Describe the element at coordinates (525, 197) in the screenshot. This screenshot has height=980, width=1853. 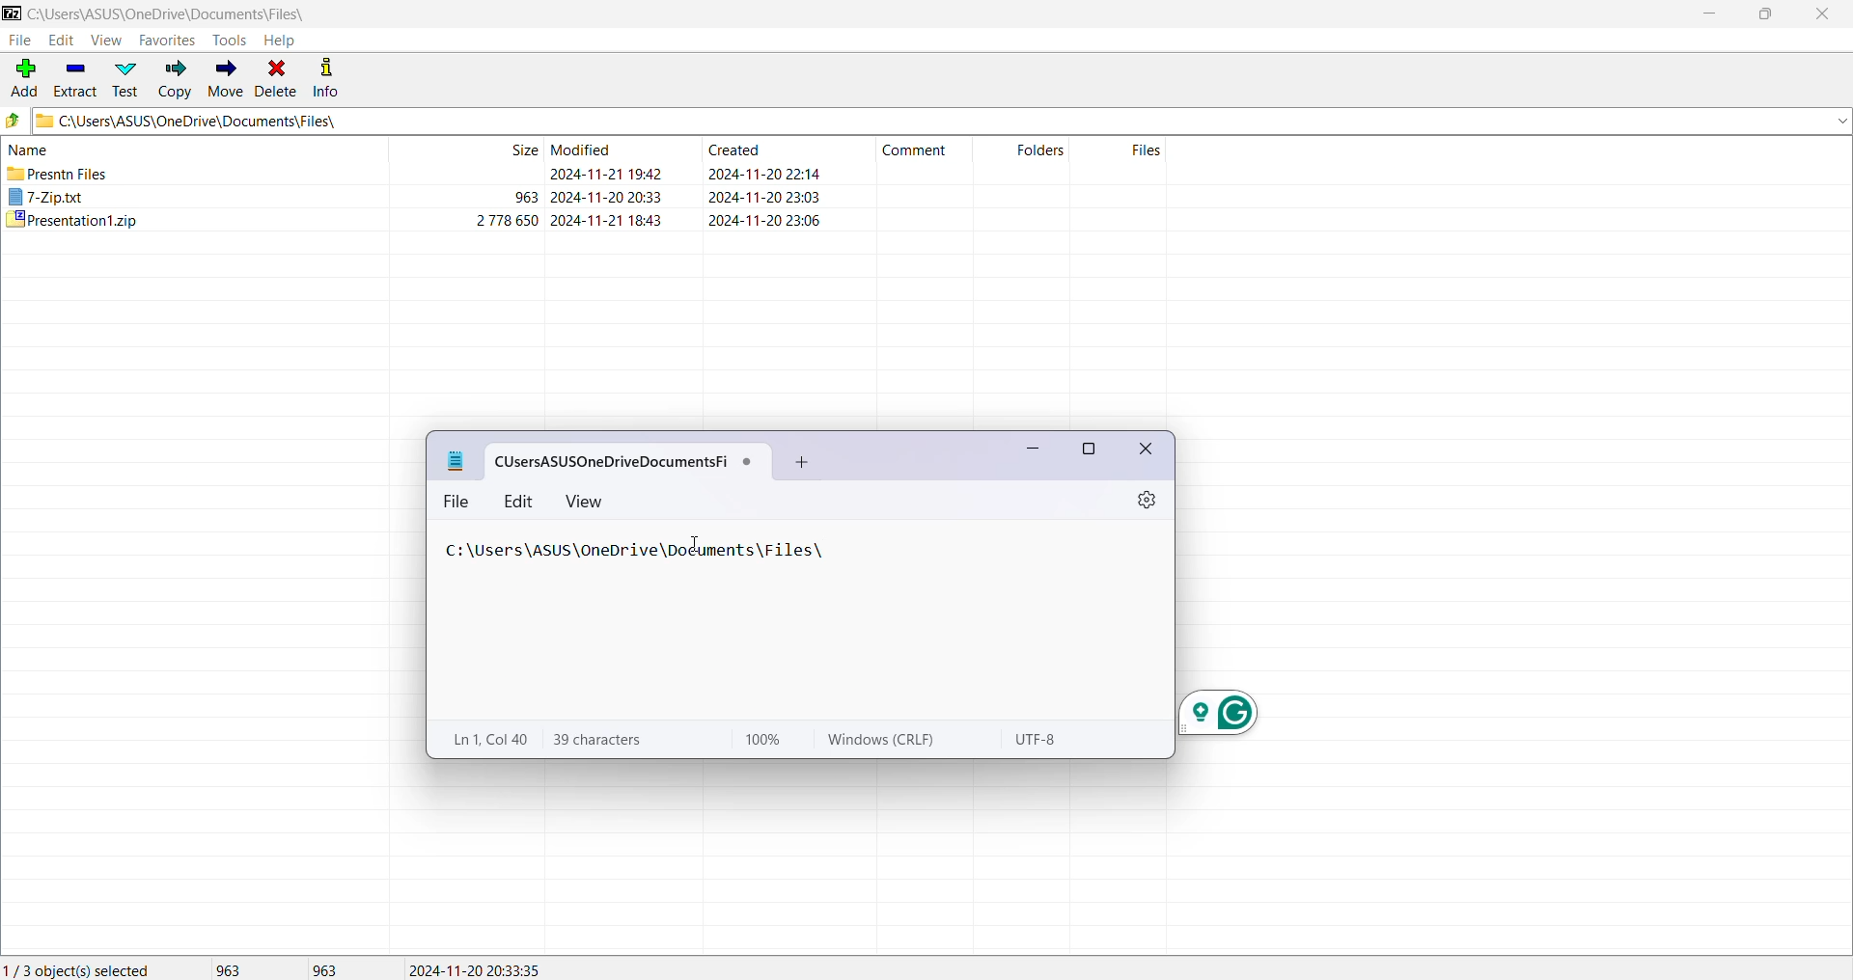
I see `963` at that location.